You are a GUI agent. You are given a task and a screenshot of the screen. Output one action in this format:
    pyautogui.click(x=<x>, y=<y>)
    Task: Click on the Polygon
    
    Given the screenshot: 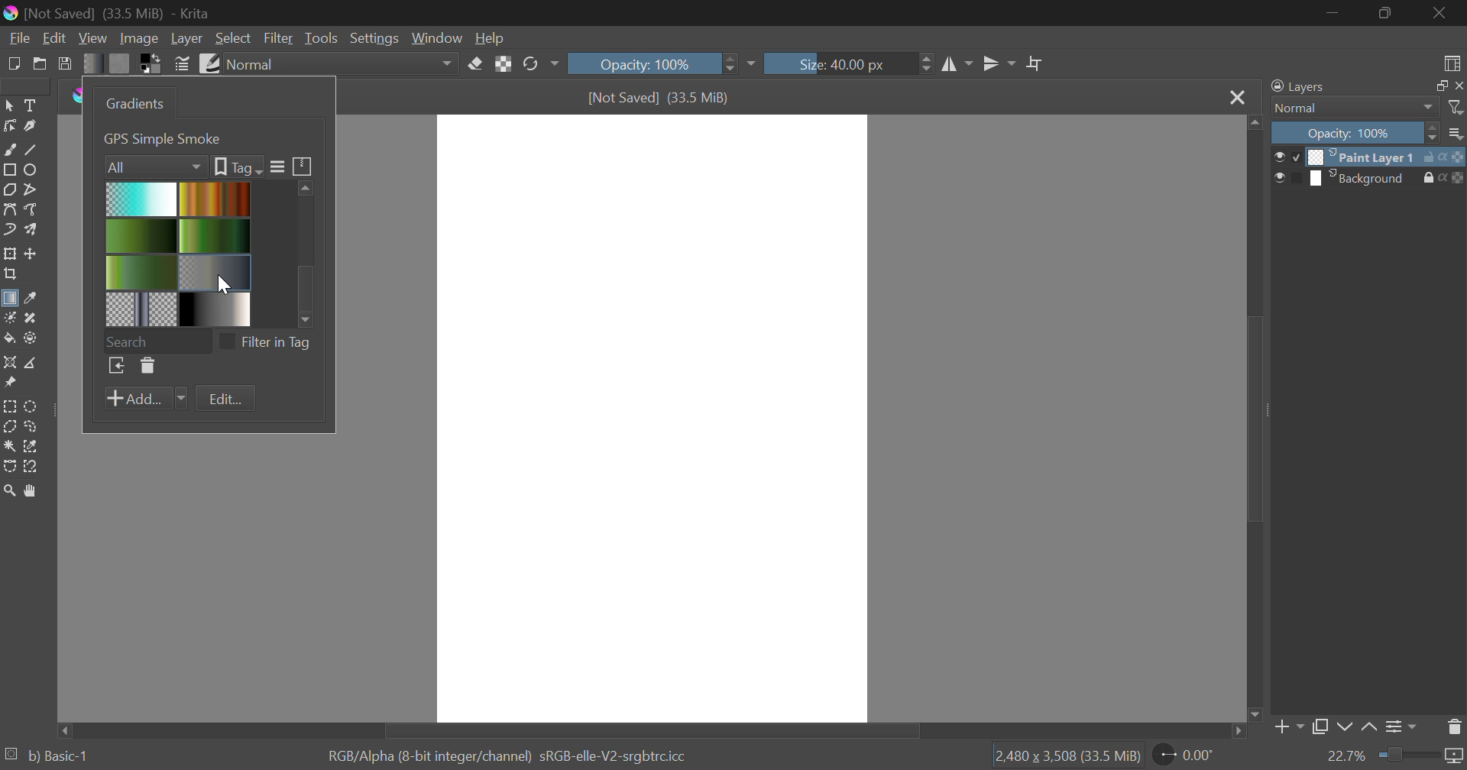 What is the action you would take?
    pyautogui.click(x=9, y=189)
    